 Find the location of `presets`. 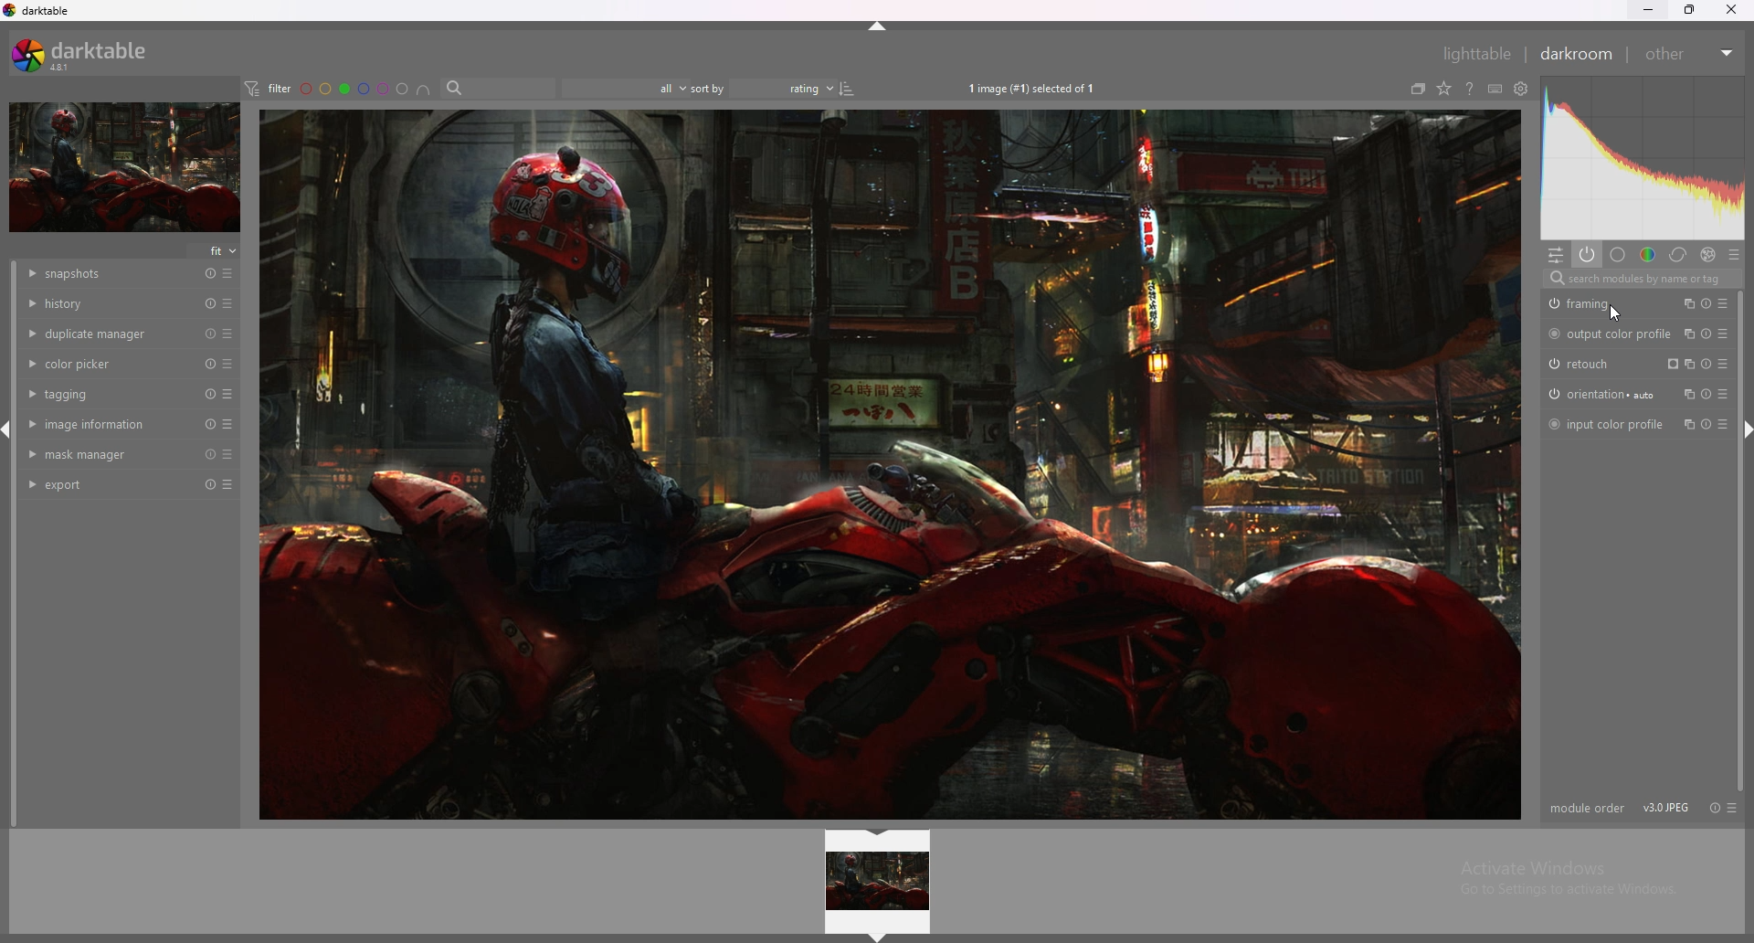

presets is located at coordinates (228, 303).